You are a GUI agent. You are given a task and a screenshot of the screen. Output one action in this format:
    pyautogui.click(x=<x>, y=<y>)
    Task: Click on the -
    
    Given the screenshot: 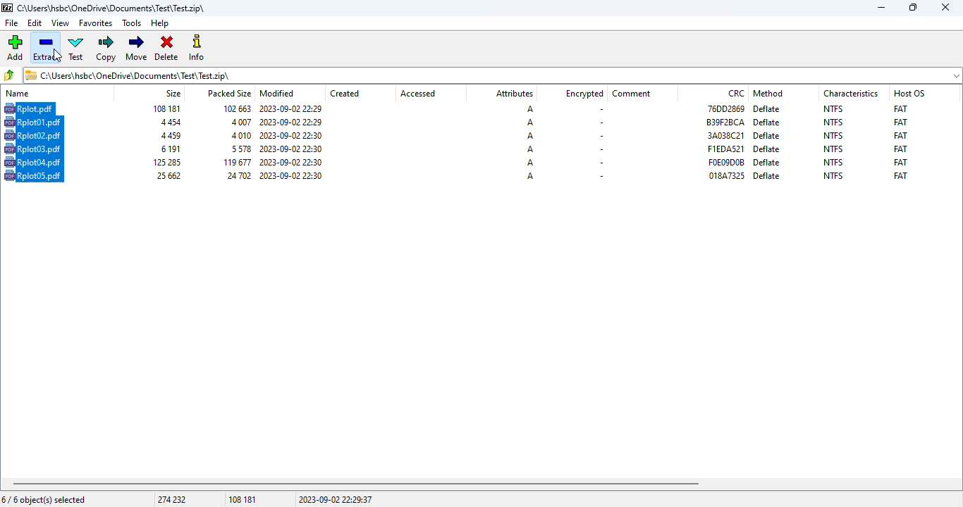 What is the action you would take?
    pyautogui.click(x=600, y=177)
    